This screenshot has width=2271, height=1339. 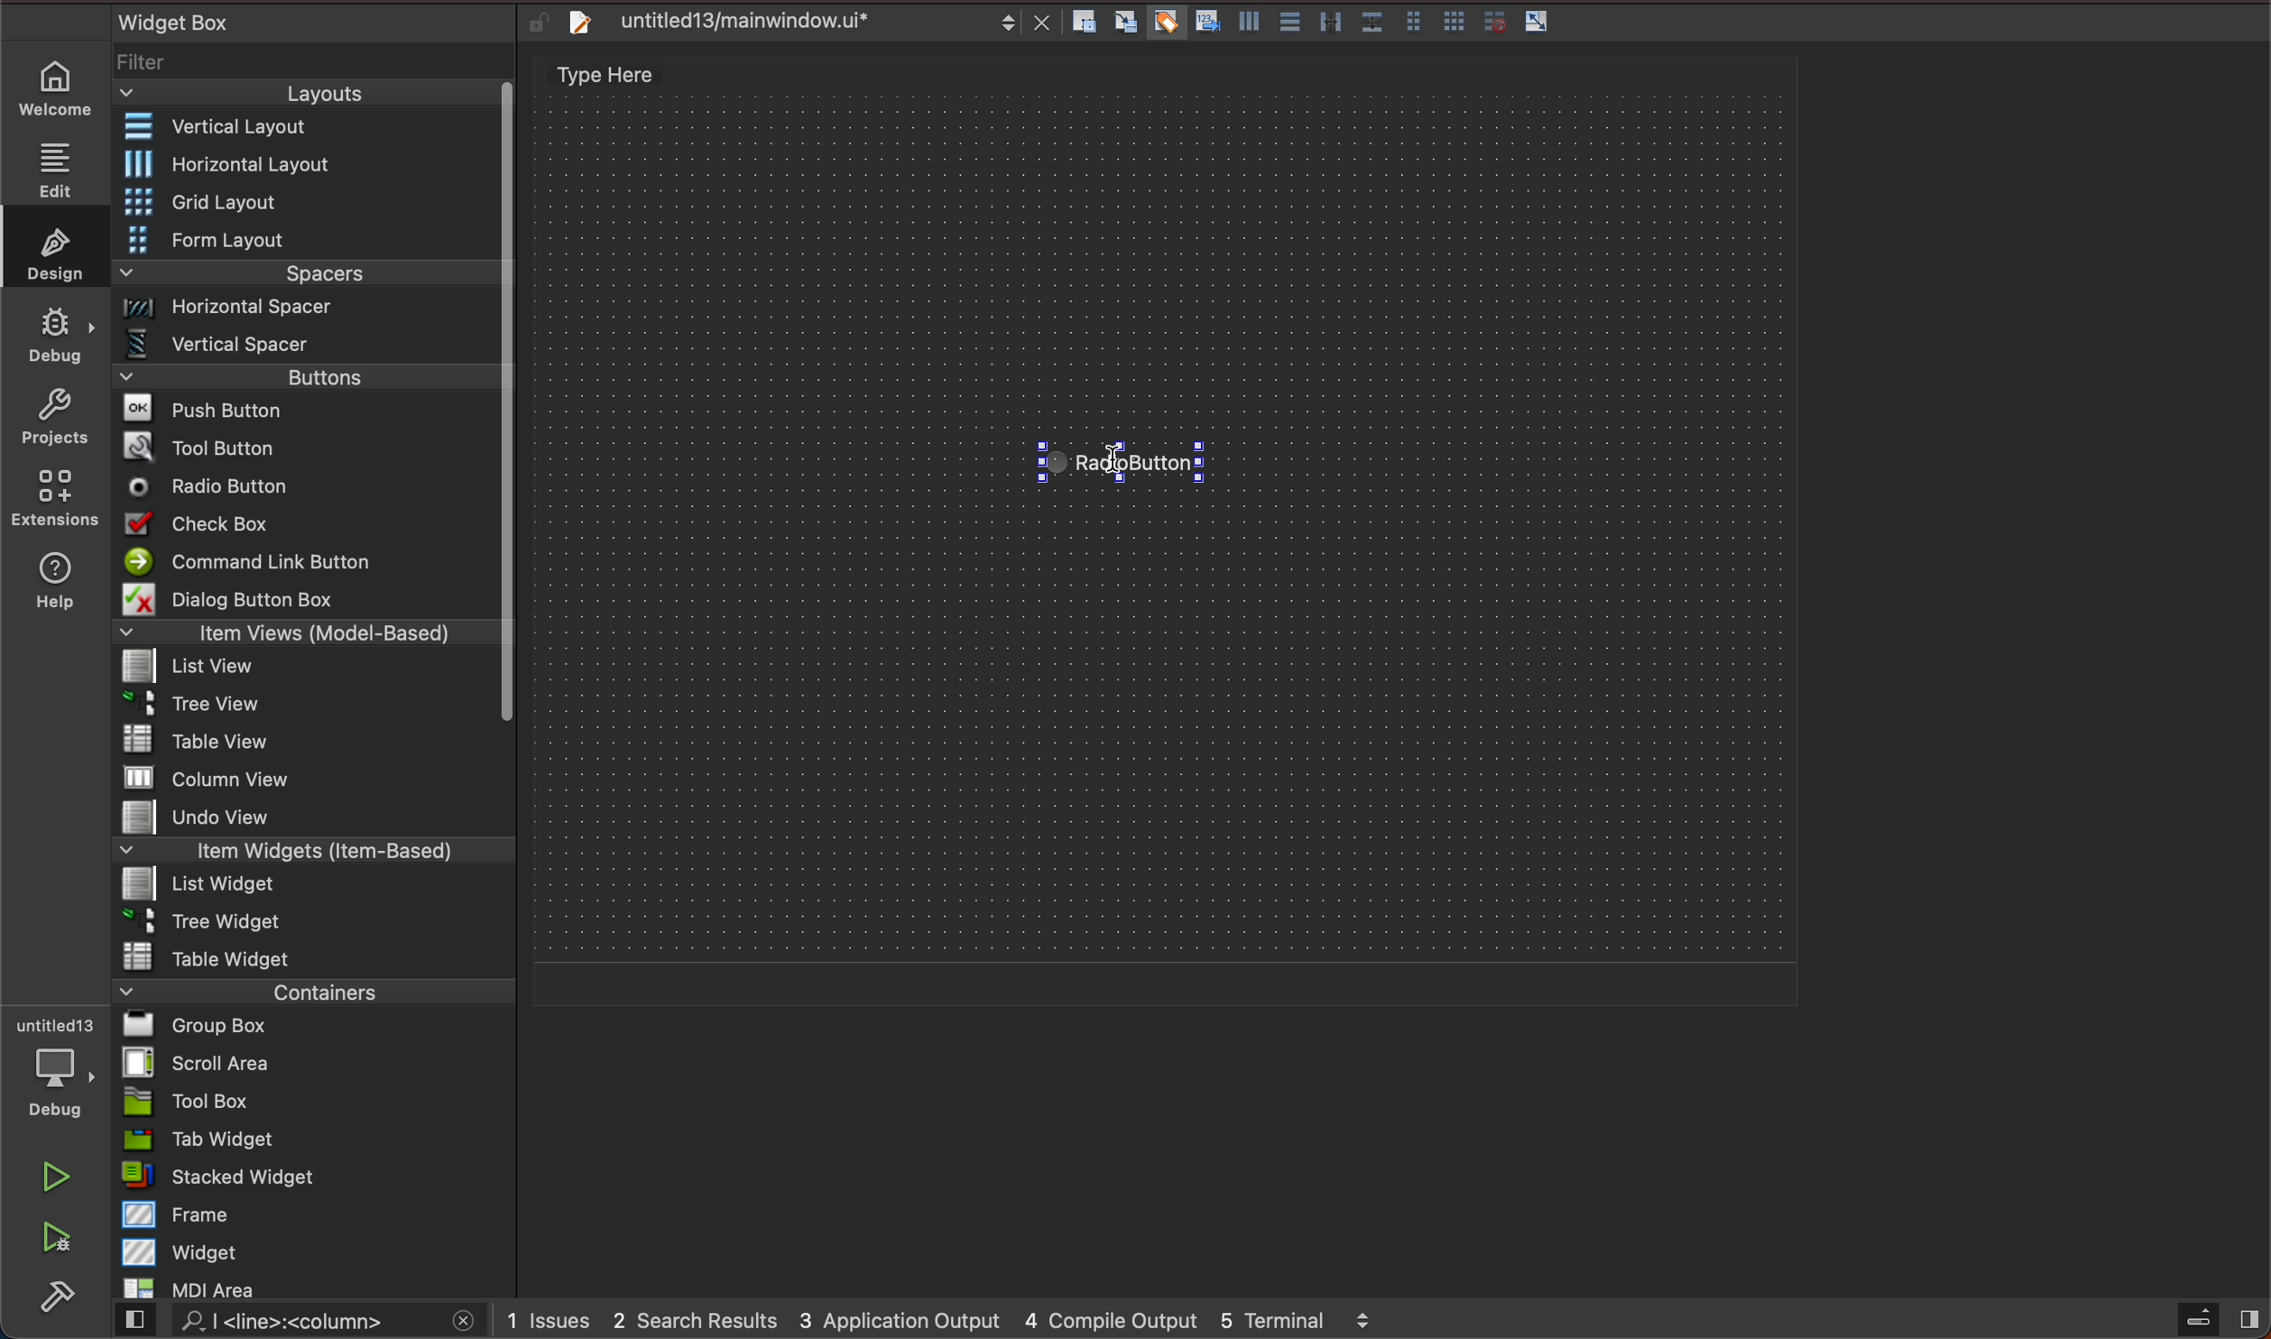 I want to click on , so click(x=311, y=313).